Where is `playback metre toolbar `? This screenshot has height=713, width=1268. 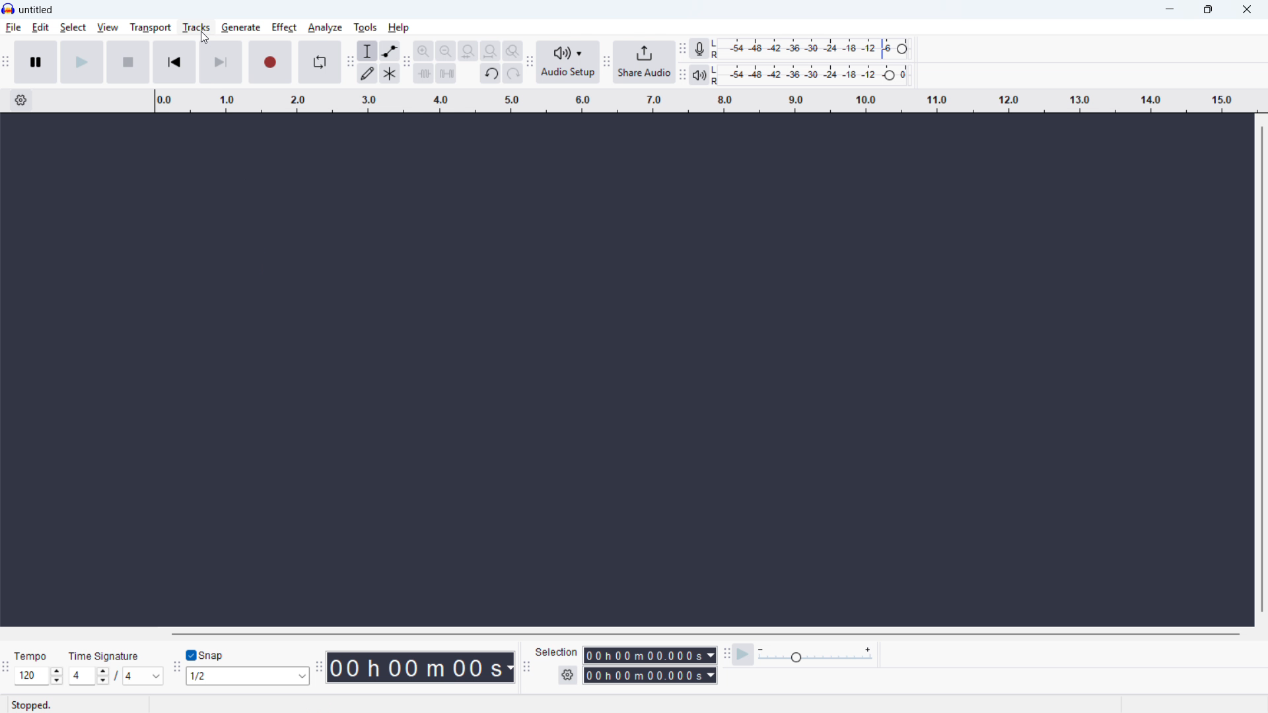 playback metre toolbar  is located at coordinates (682, 75).